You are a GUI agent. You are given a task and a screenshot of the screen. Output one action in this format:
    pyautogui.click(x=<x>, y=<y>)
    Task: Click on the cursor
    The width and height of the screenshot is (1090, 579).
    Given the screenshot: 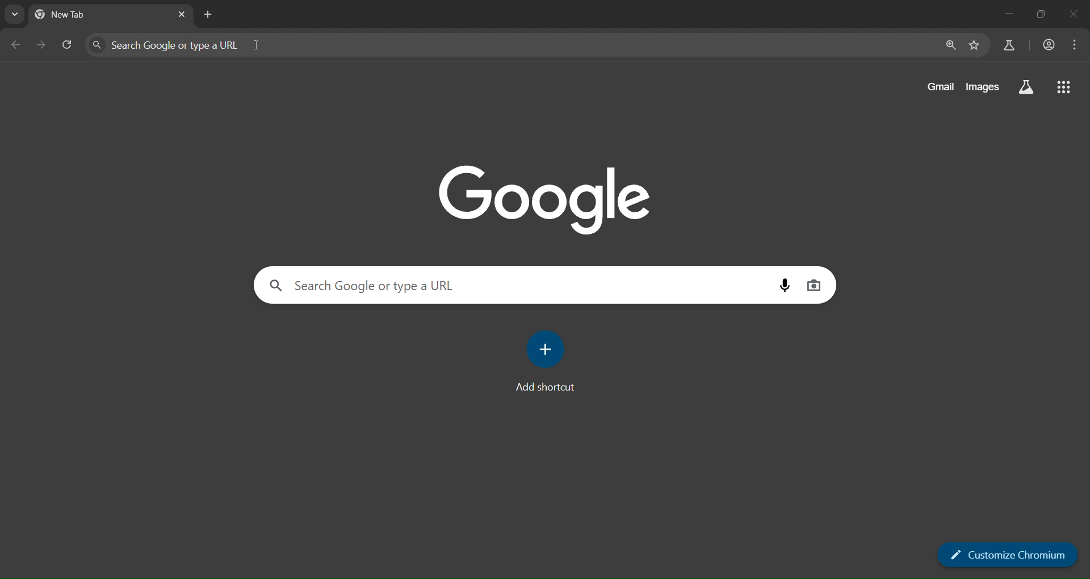 What is the action you would take?
    pyautogui.click(x=258, y=45)
    